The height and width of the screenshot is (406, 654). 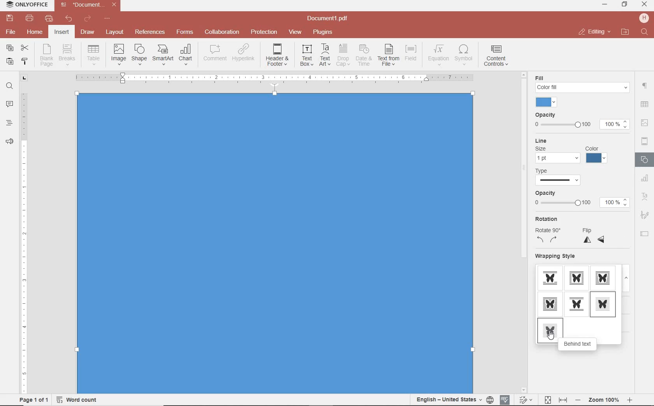 What do you see at coordinates (11, 32) in the screenshot?
I see `file` at bounding box center [11, 32].